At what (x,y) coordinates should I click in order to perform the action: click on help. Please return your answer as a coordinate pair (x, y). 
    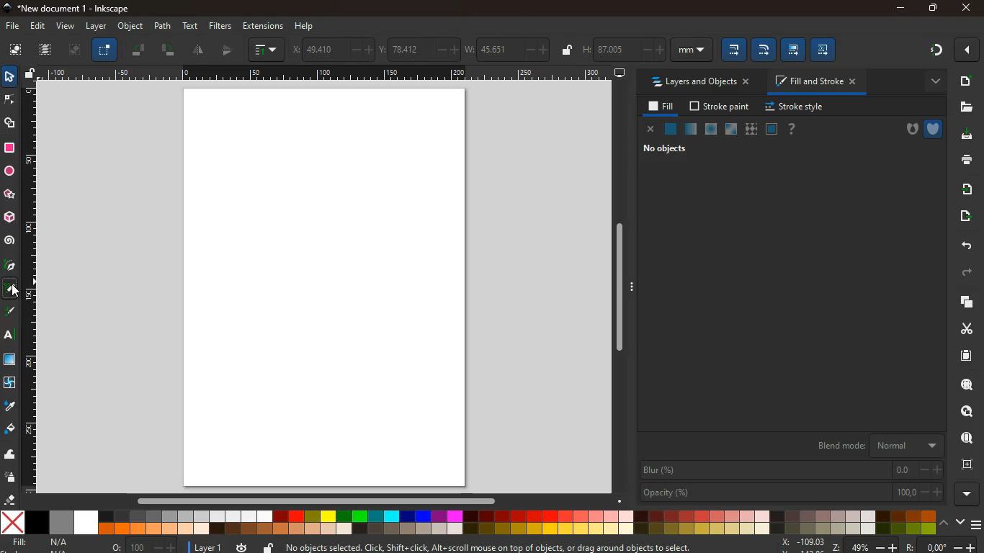
    Looking at the image, I should click on (305, 27).